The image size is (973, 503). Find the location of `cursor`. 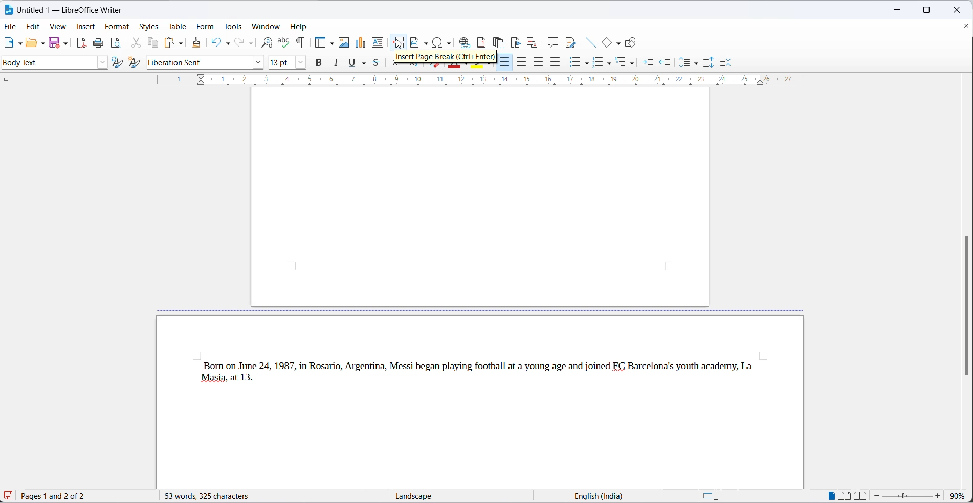

cursor is located at coordinates (399, 44).